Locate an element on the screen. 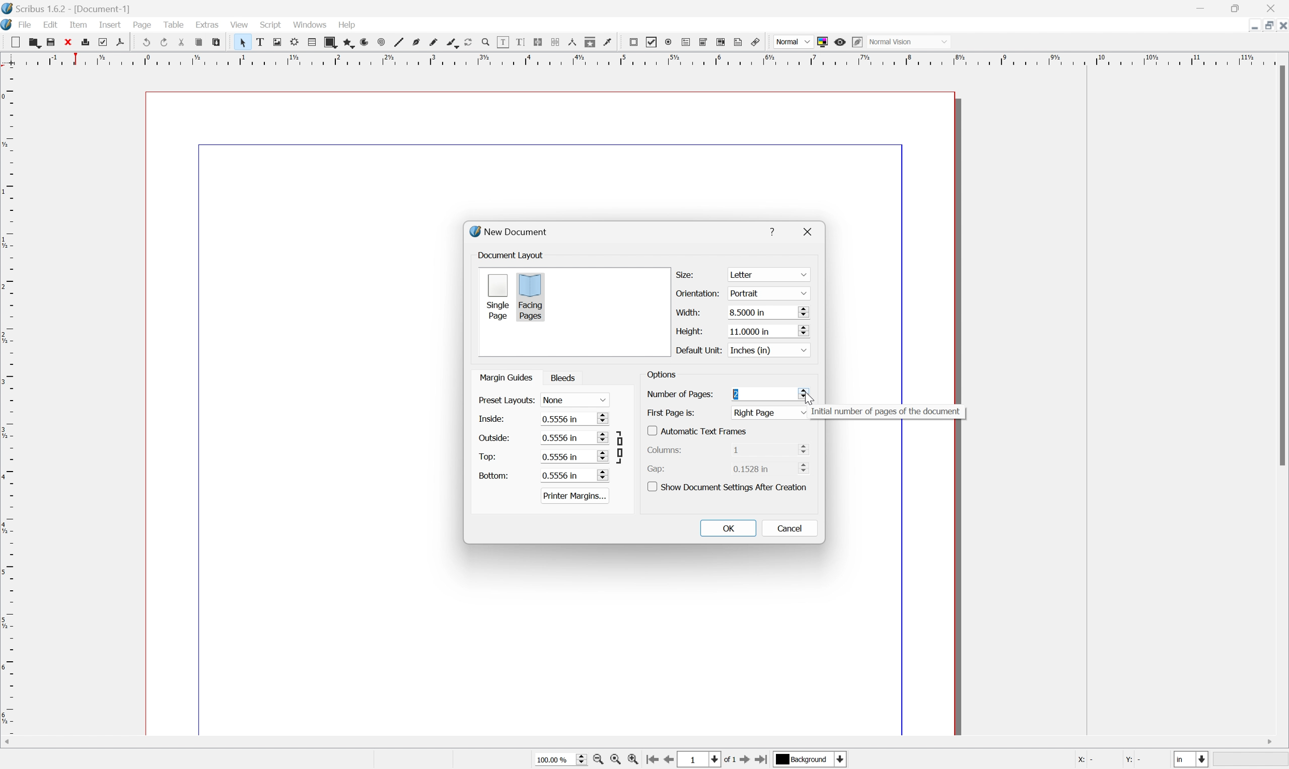  New is located at coordinates (15, 42).